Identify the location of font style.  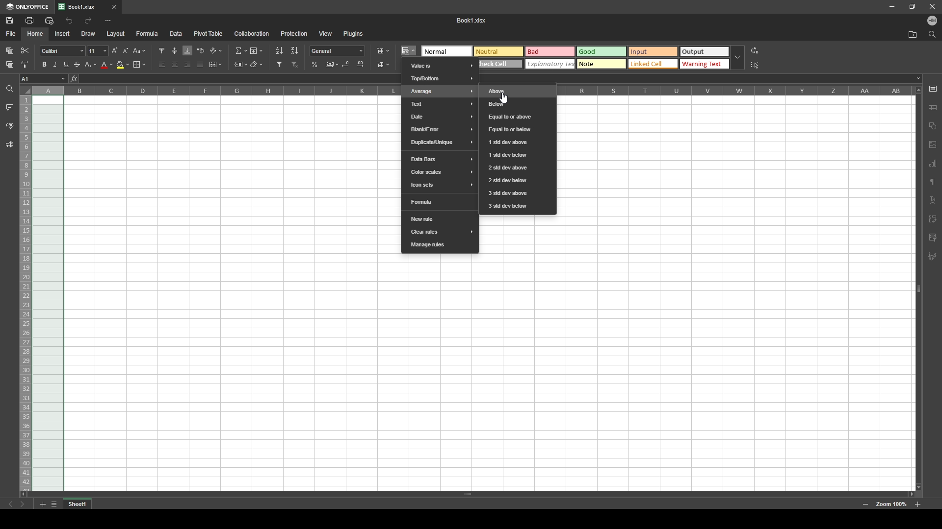
(62, 51).